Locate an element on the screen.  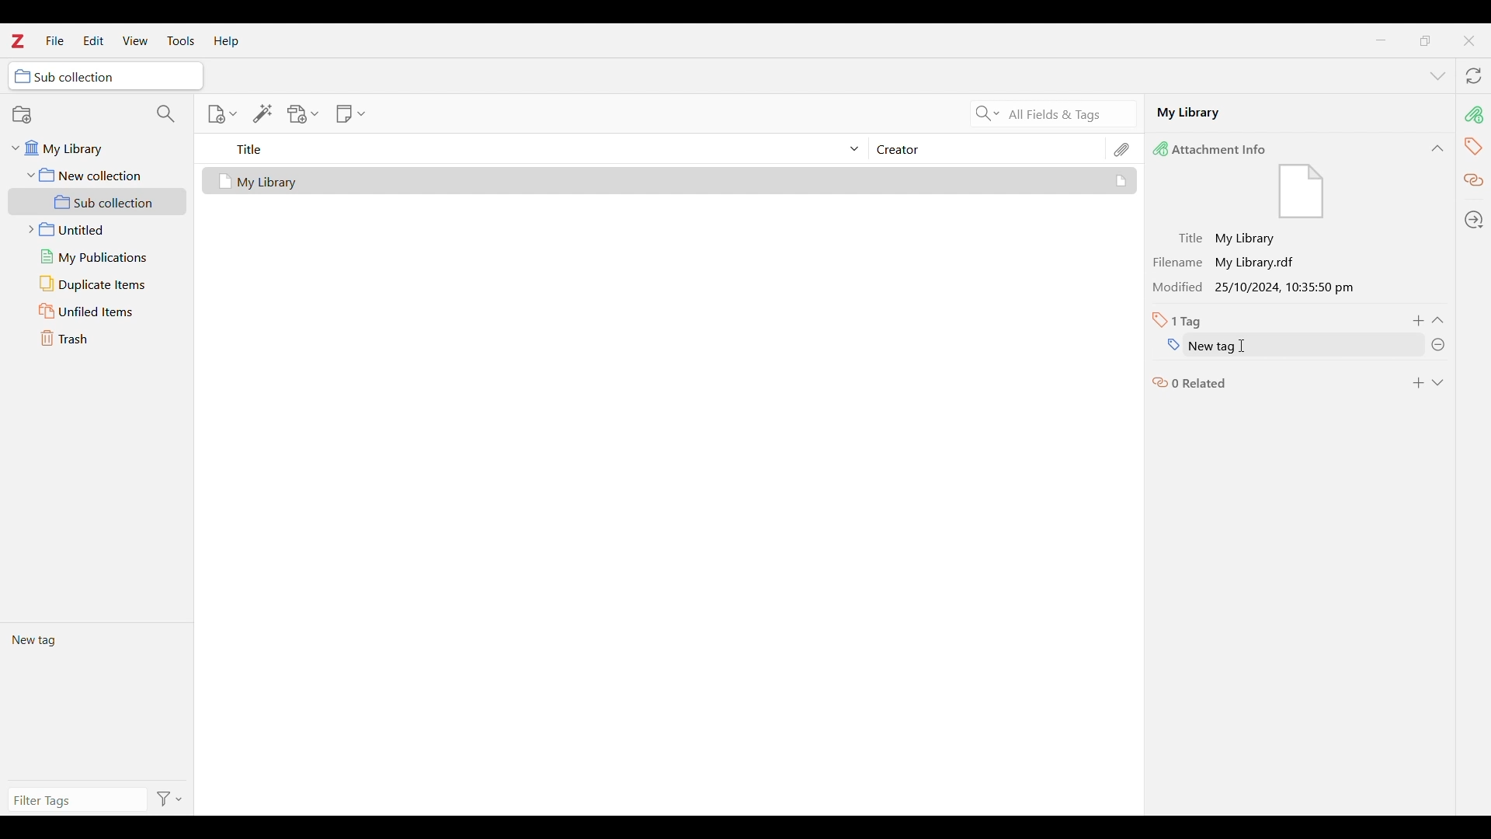
Collapse is located at coordinates (1437, 148).